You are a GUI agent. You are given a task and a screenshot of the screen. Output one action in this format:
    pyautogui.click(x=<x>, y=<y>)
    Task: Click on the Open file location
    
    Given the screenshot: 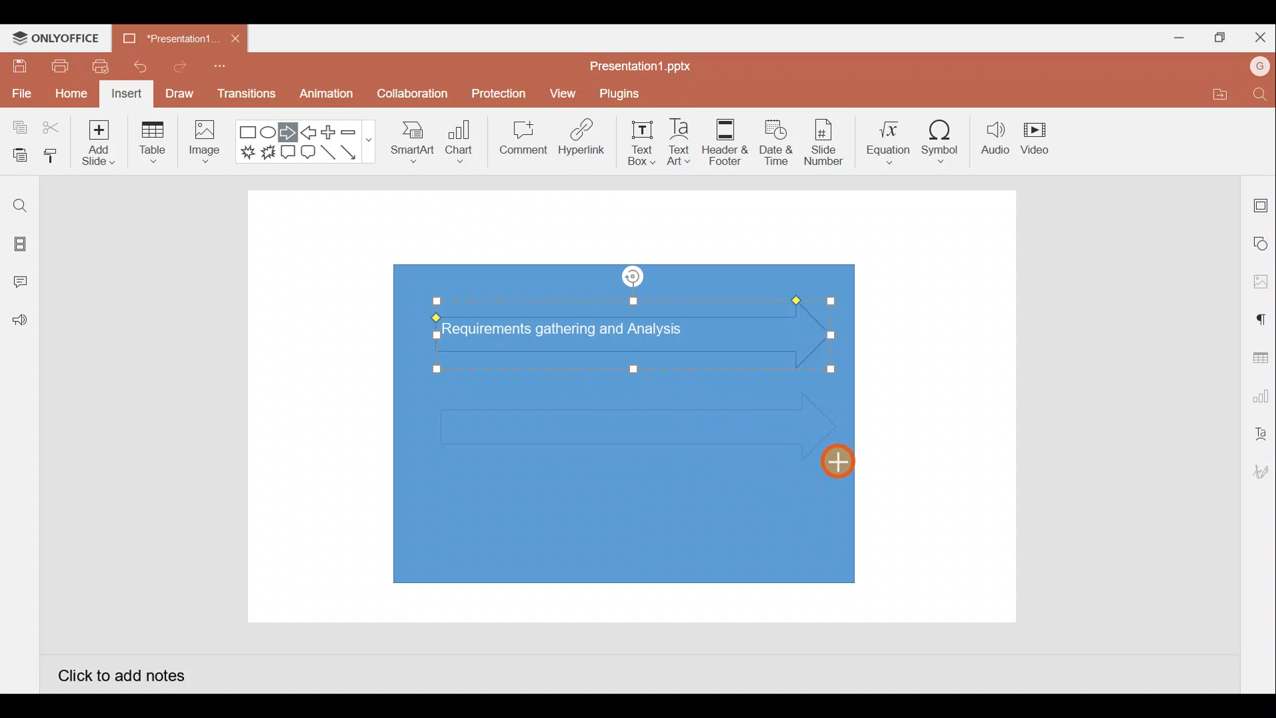 What is the action you would take?
    pyautogui.click(x=1218, y=94)
    